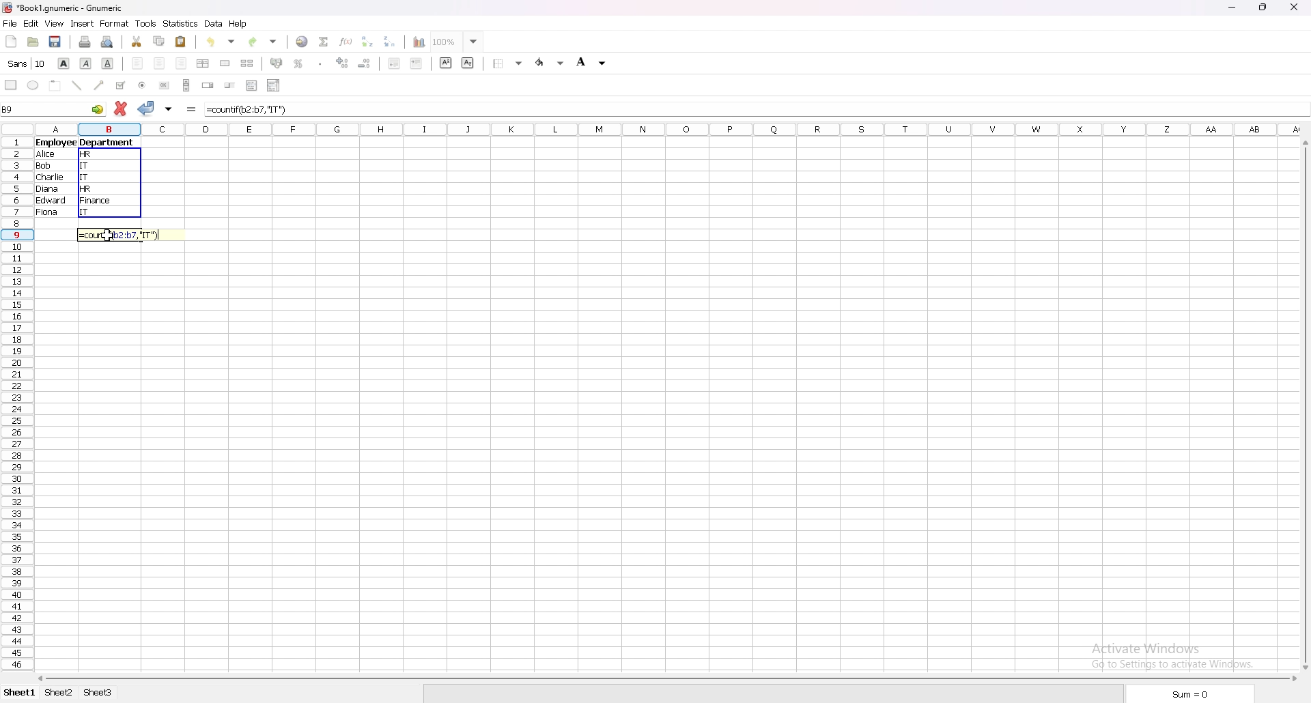 This screenshot has width=1311, height=703. I want to click on Finance, so click(96, 201).